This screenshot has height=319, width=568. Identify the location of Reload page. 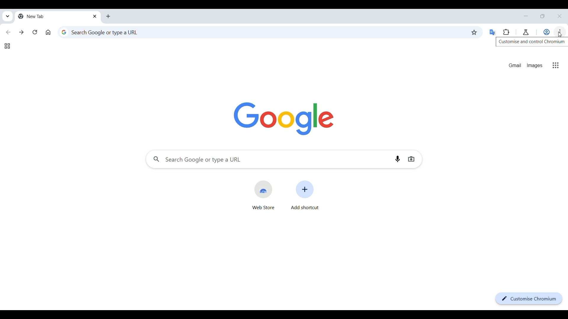
(35, 32).